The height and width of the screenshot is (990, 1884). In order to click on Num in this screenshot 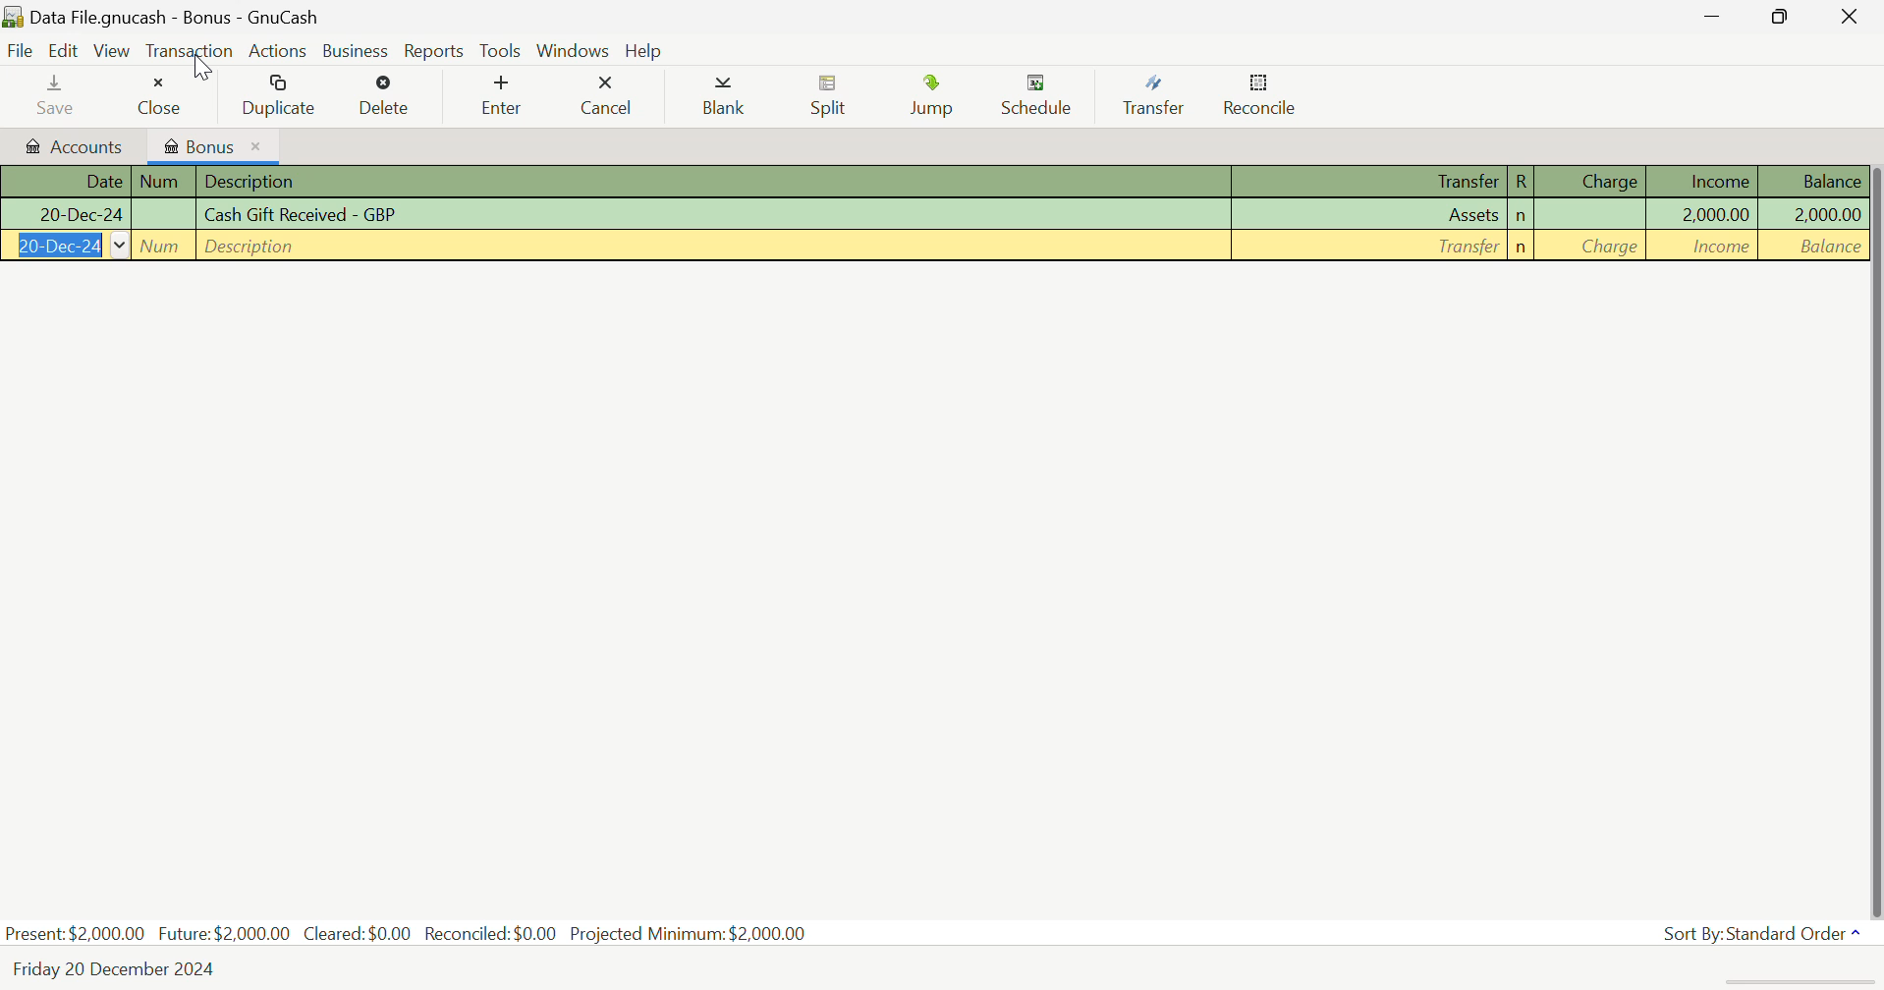, I will do `click(164, 247)`.